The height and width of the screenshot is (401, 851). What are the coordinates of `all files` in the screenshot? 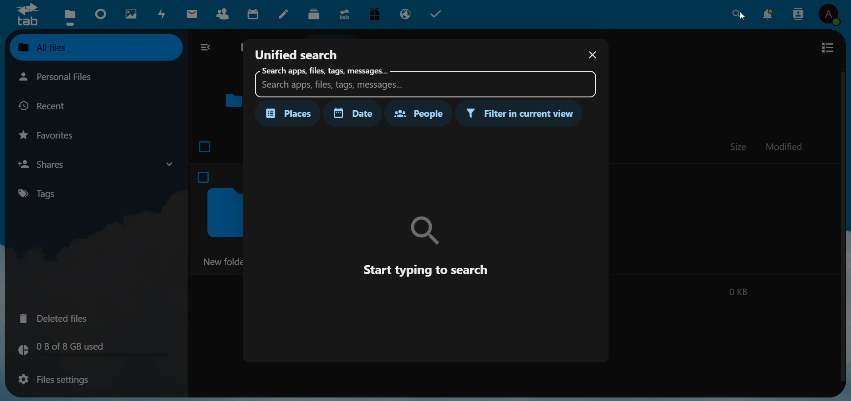 It's located at (94, 47).